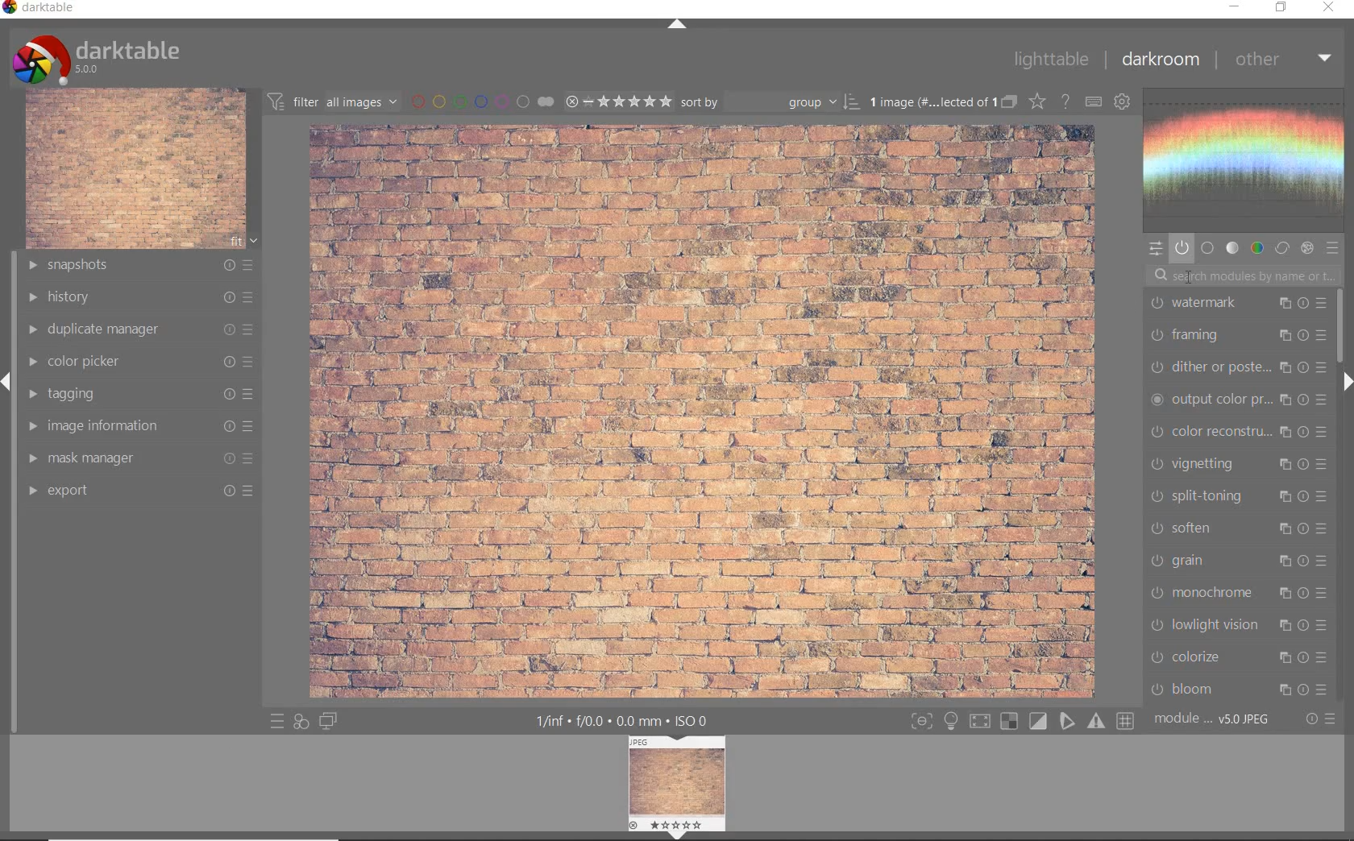 The width and height of the screenshot is (1354, 841). What do you see at coordinates (1239, 433) in the screenshot?
I see `color reconstruction` at bounding box center [1239, 433].